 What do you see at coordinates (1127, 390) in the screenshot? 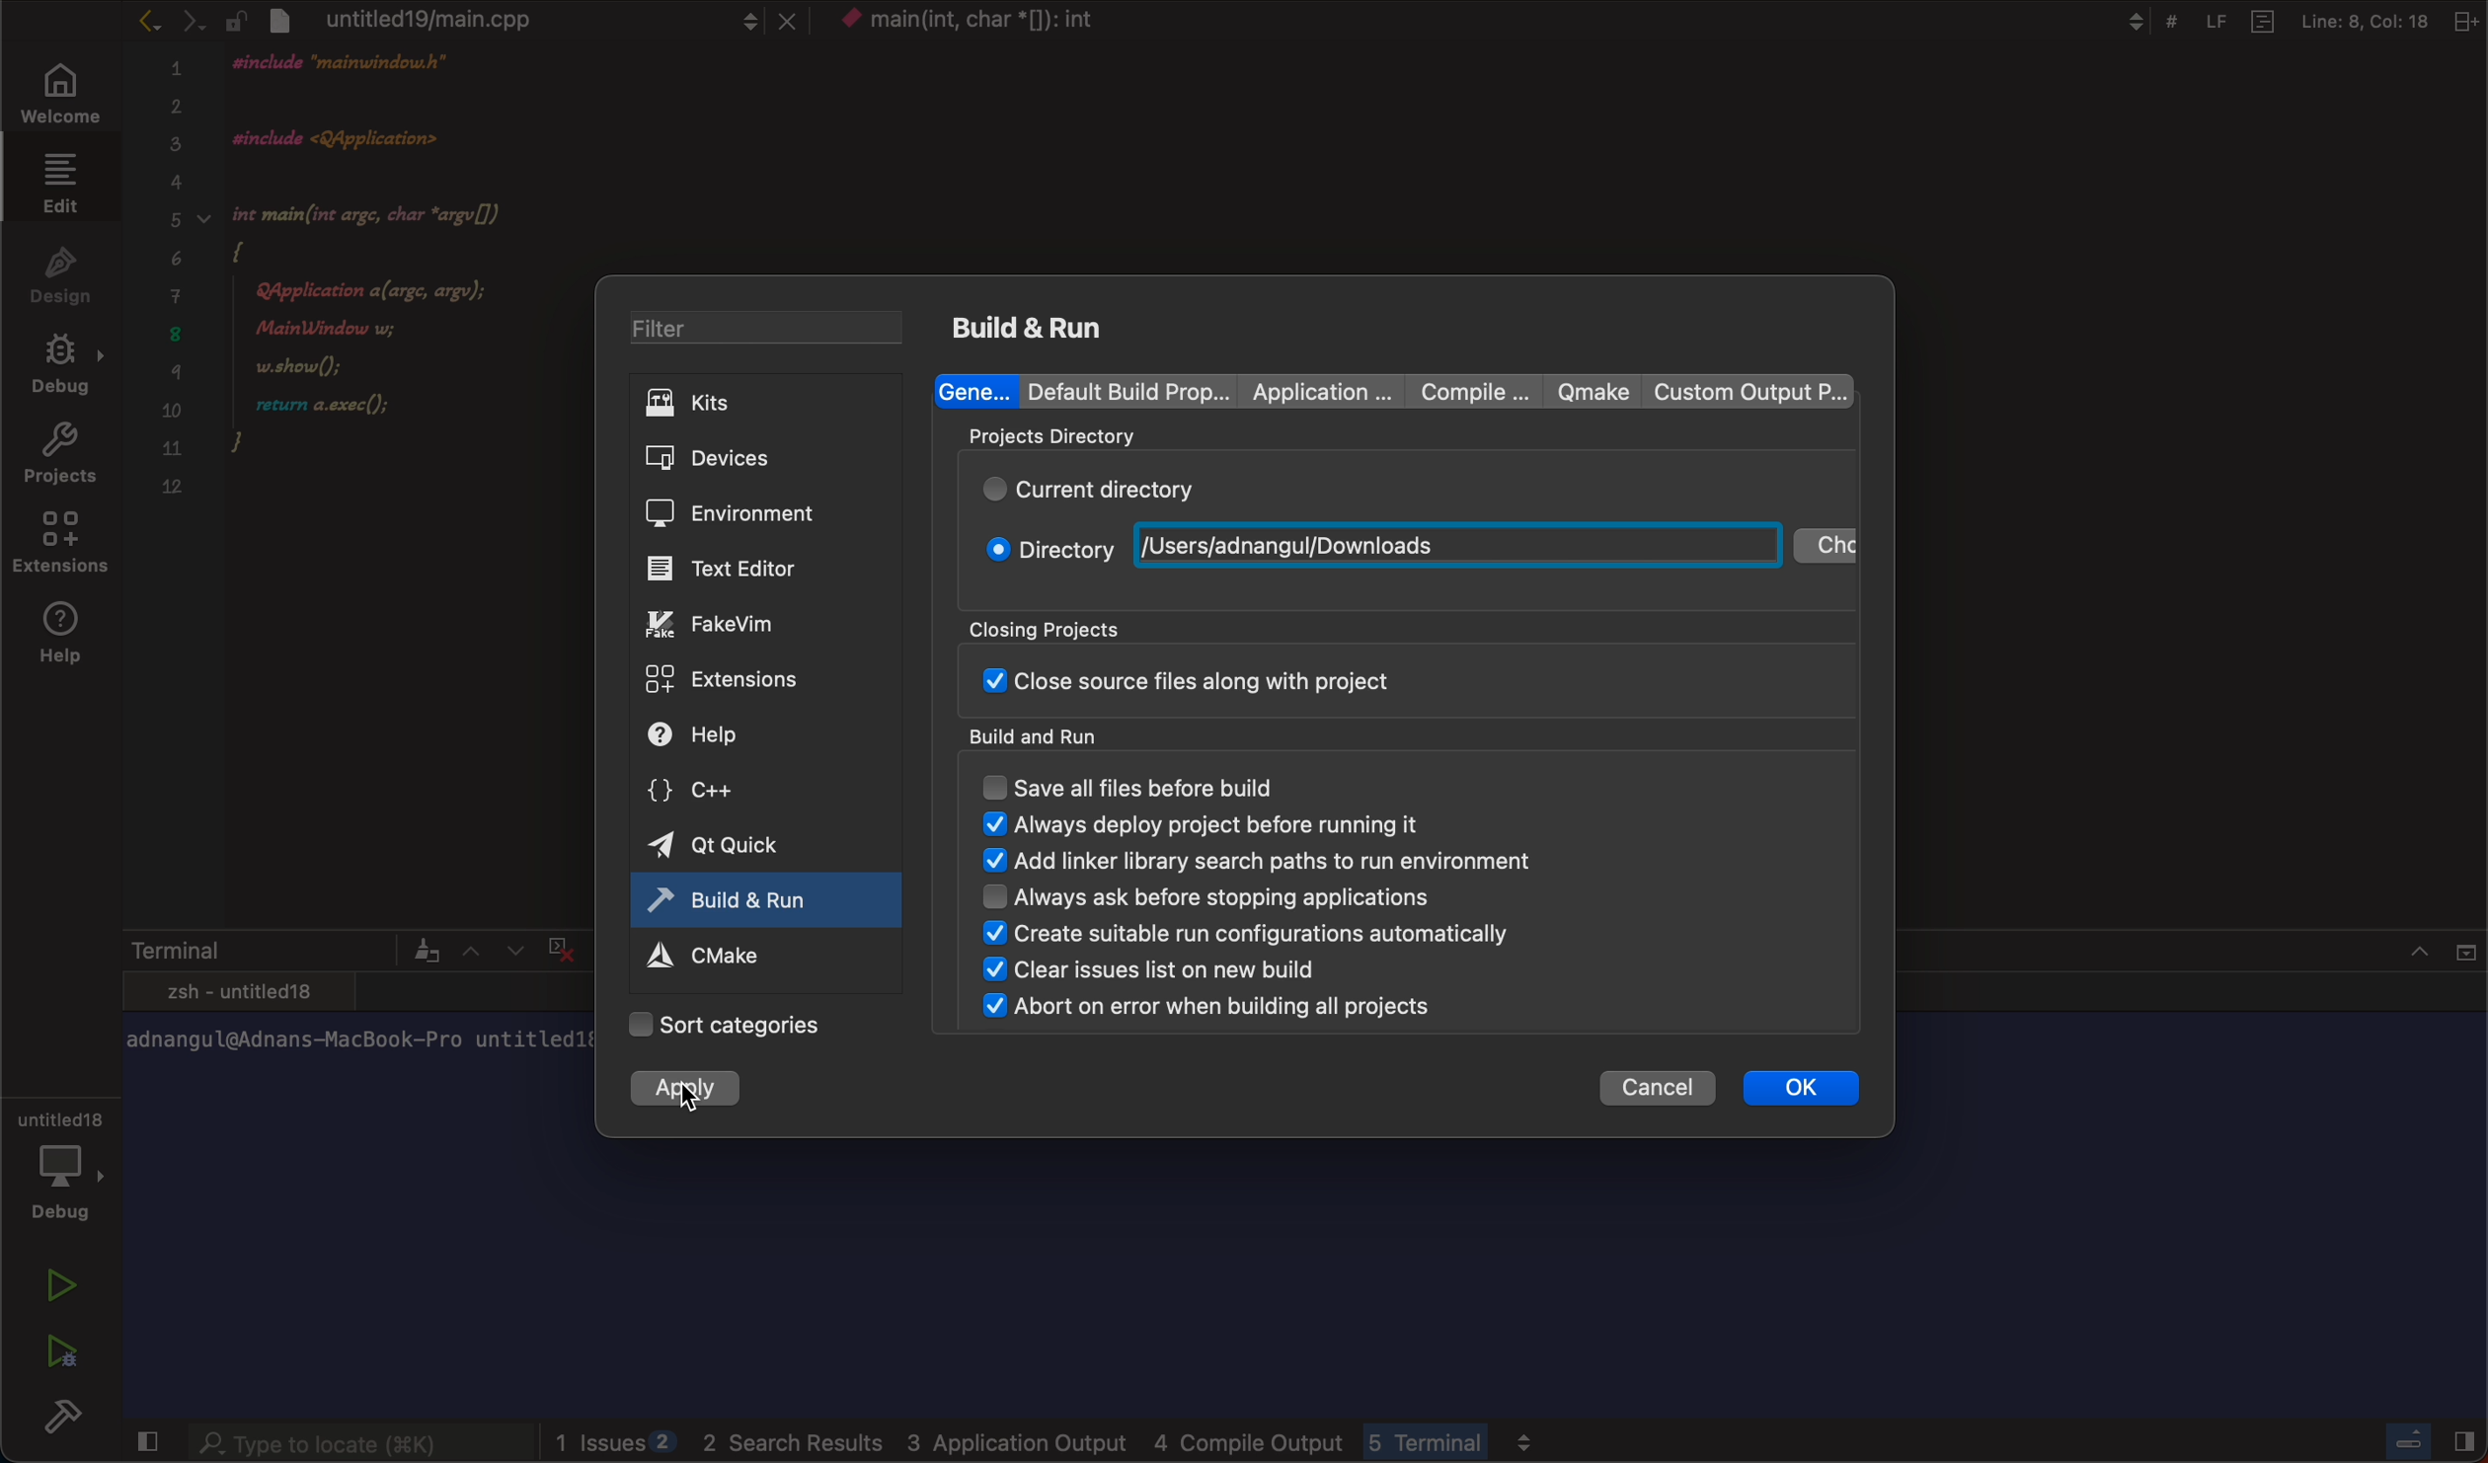
I see `Default build properties ` at bounding box center [1127, 390].